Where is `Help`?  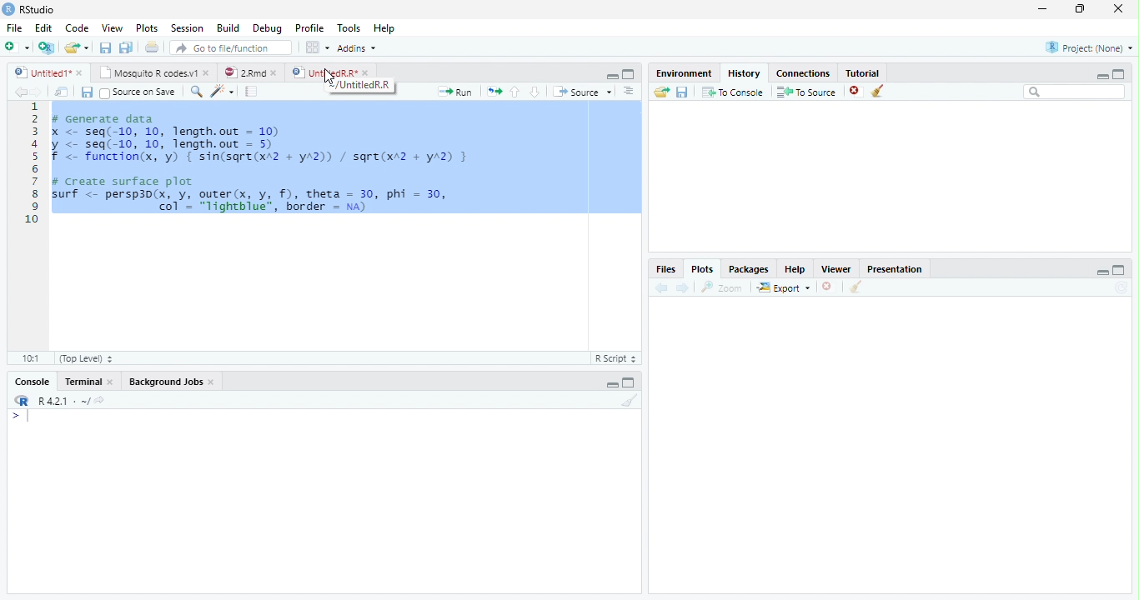 Help is located at coordinates (795, 268).